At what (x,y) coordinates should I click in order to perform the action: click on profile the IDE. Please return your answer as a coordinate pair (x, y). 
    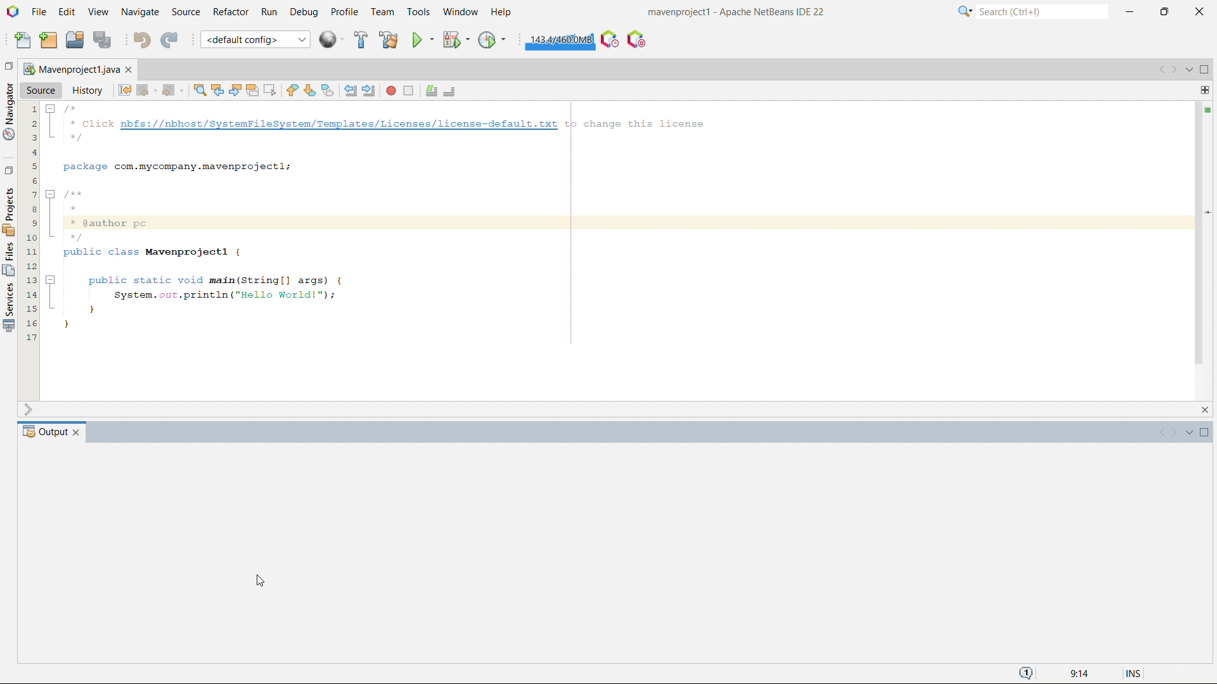
    Looking at the image, I should click on (610, 39).